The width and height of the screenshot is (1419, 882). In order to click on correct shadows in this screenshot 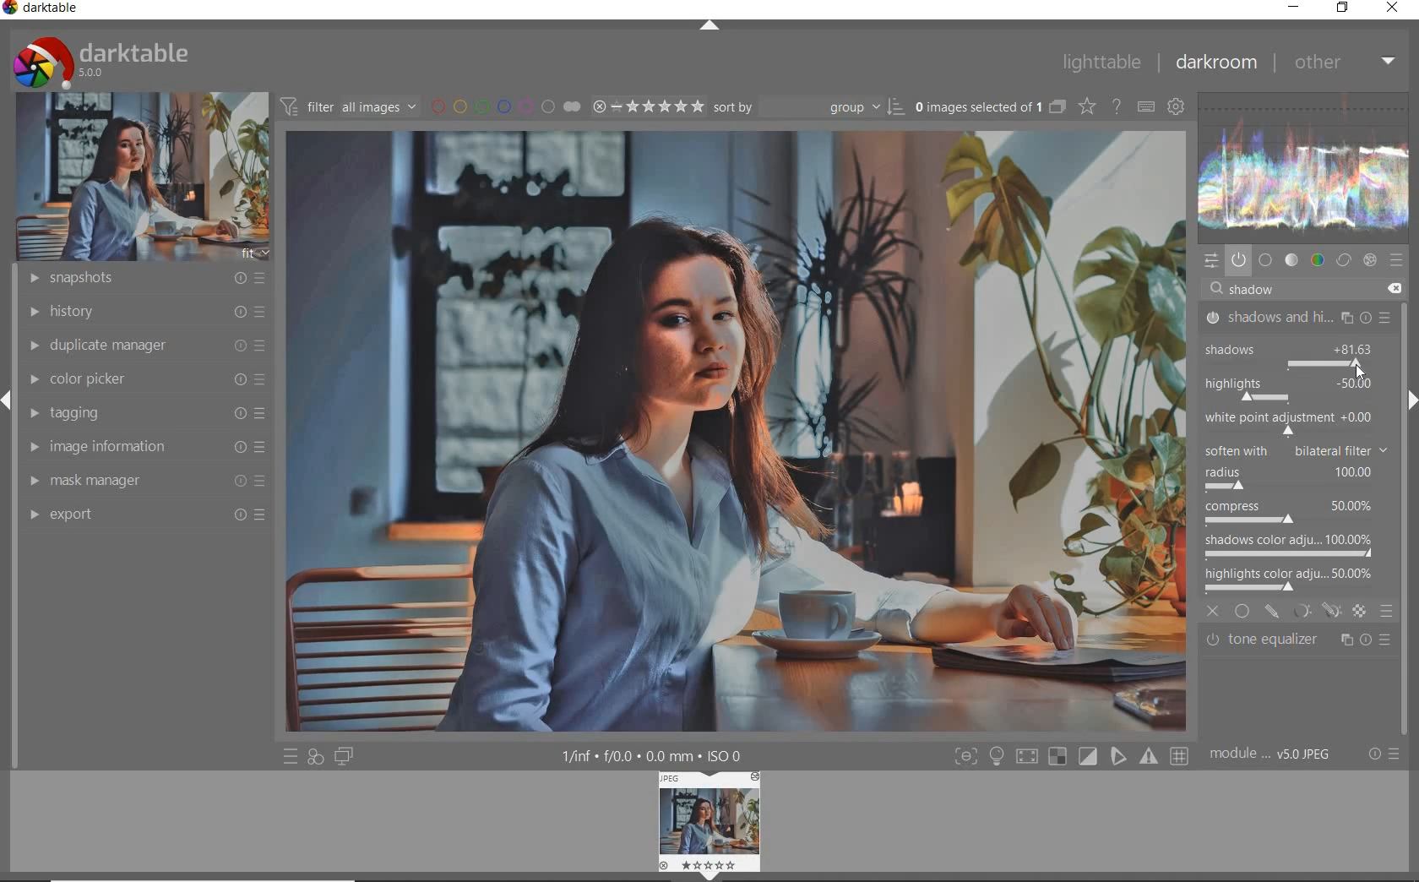, I will do `click(1301, 391)`.